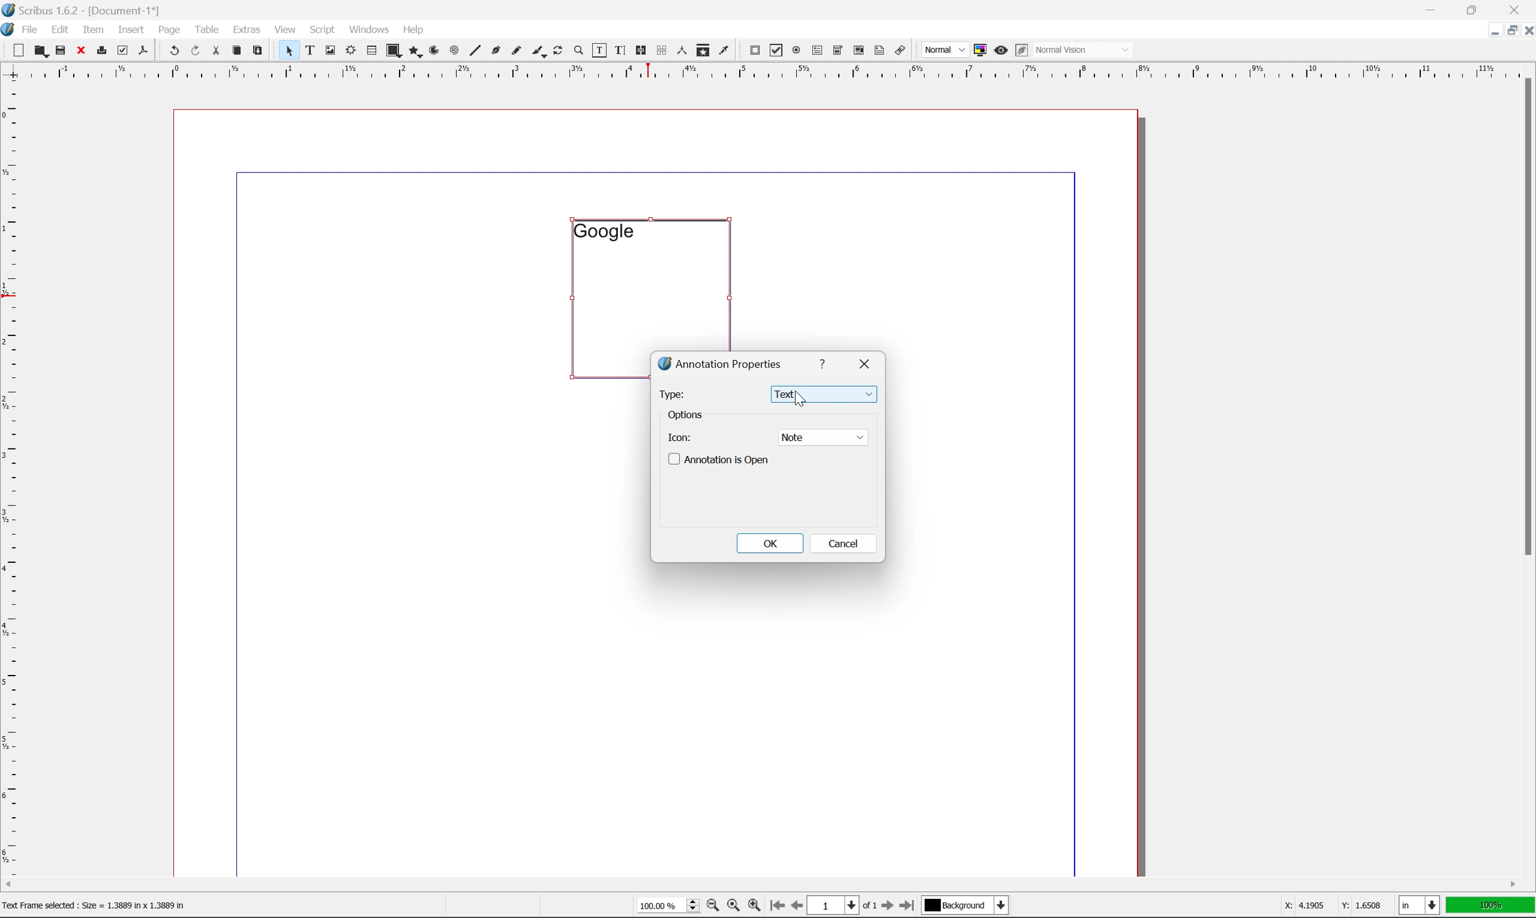  Describe the element at coordinates (724, 49) in the screenshot. I see `eye dropper` at that location.